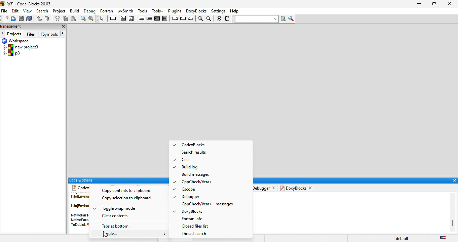  I want to click on tools, so click(142, 10).